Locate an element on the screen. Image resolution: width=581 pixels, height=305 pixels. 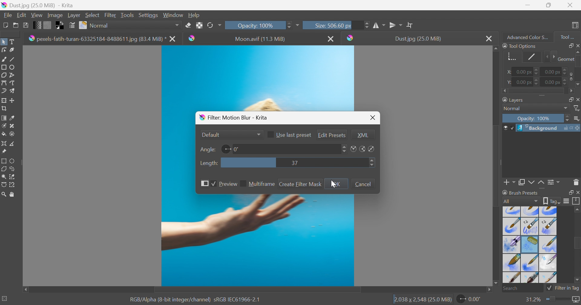
37 is located at coordinates (294, 163).